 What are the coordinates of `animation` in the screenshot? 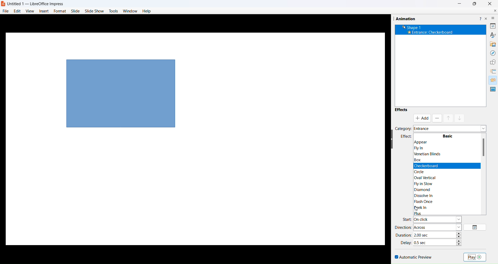 It's located at (492, 80).